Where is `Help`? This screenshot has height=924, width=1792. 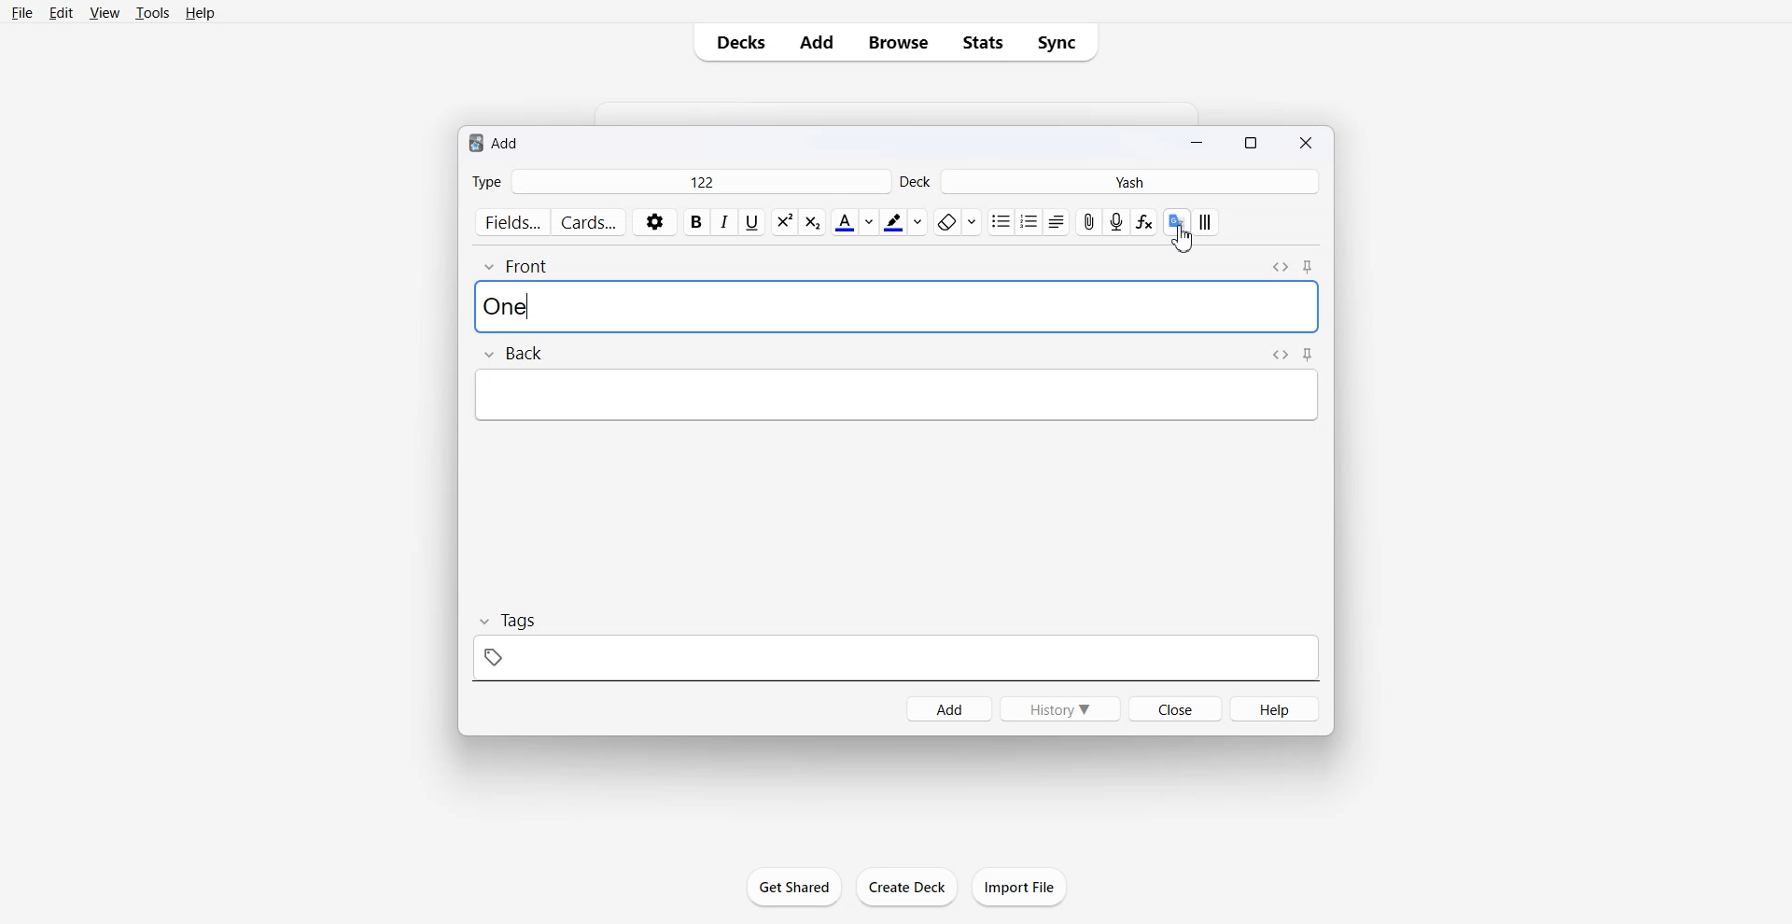
Help is located at coordinates (201, 12).